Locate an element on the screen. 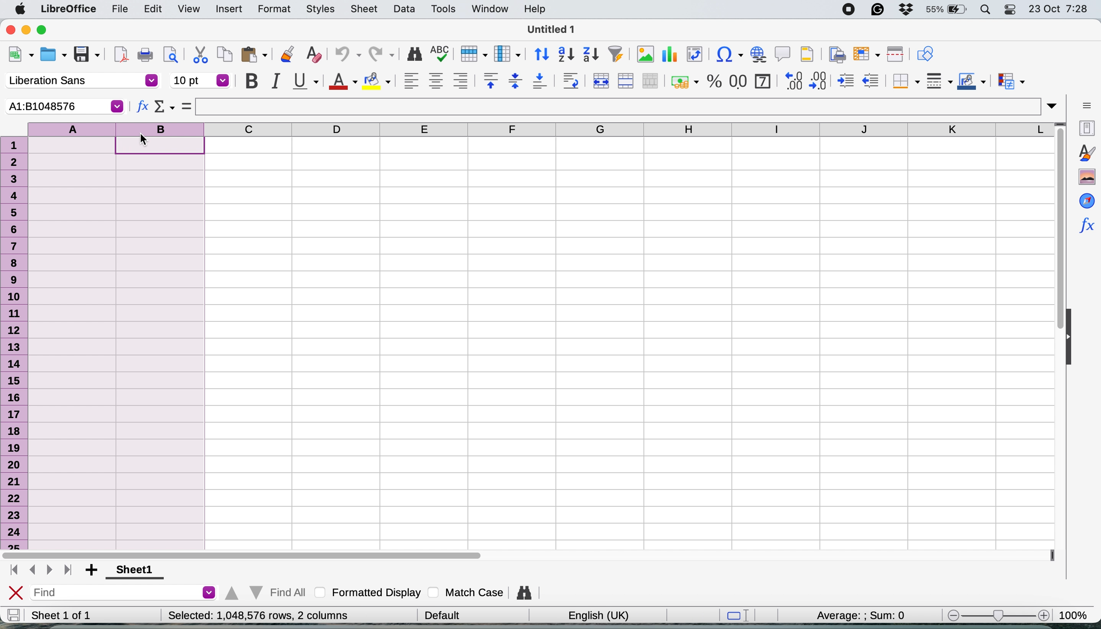  insert or edit pivot table is located at coordinates (695, 55).